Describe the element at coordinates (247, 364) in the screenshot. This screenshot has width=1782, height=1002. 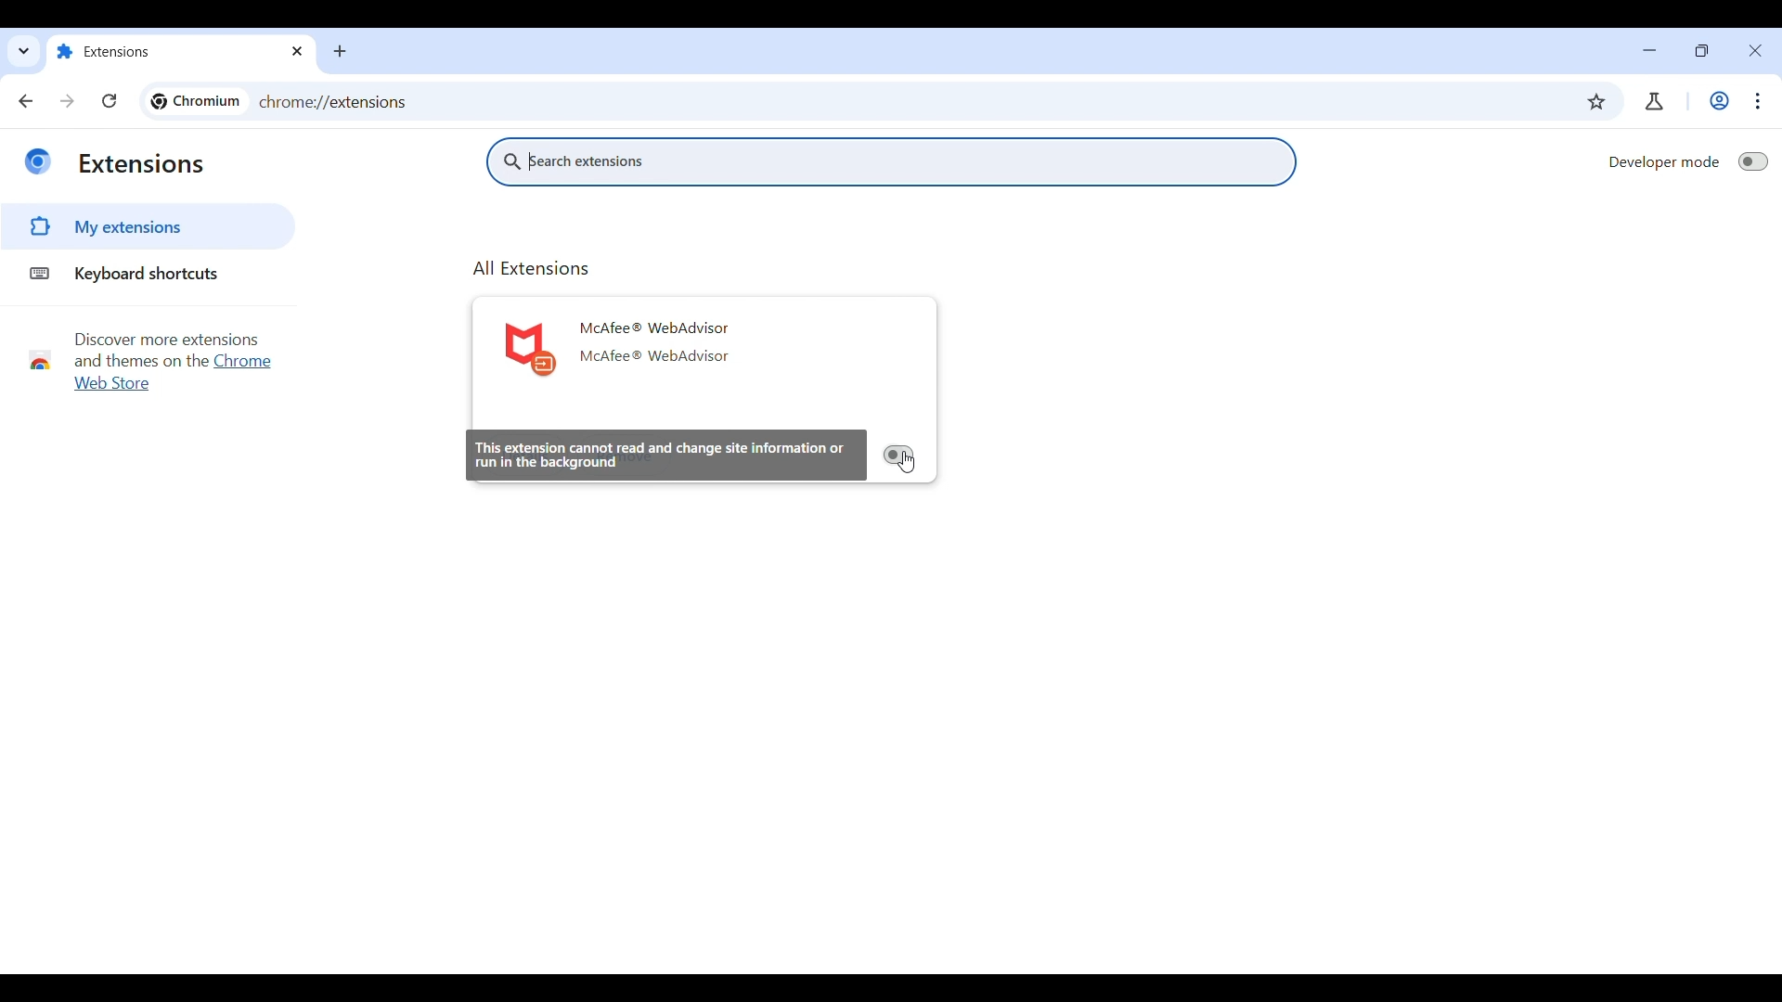
I see ` Chrome` at that location.